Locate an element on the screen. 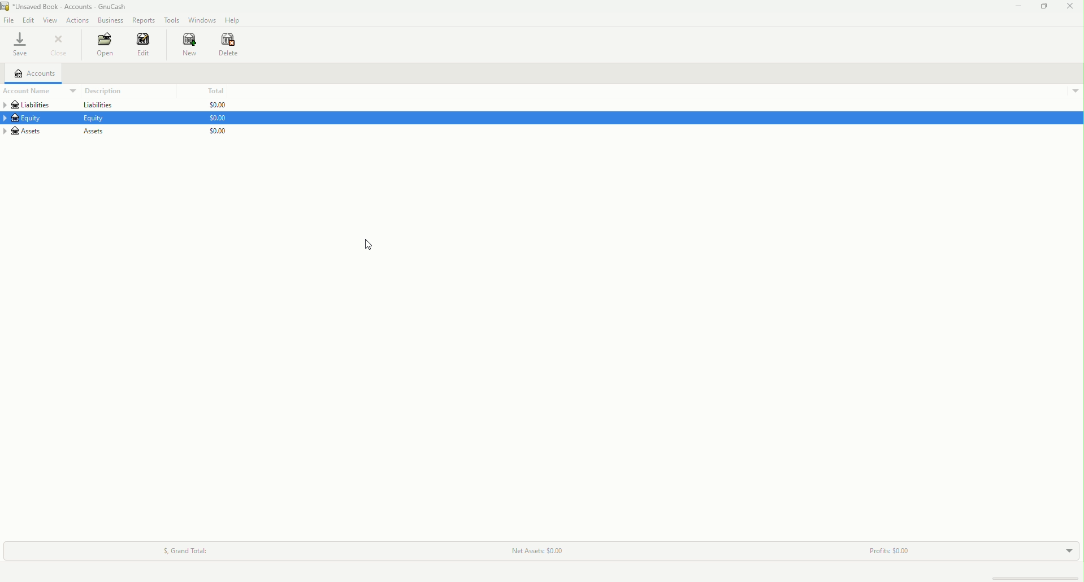  Close is located at coordinates (1071, 7).